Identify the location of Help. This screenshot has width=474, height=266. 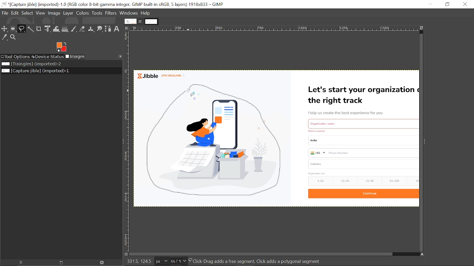
(146, 13).